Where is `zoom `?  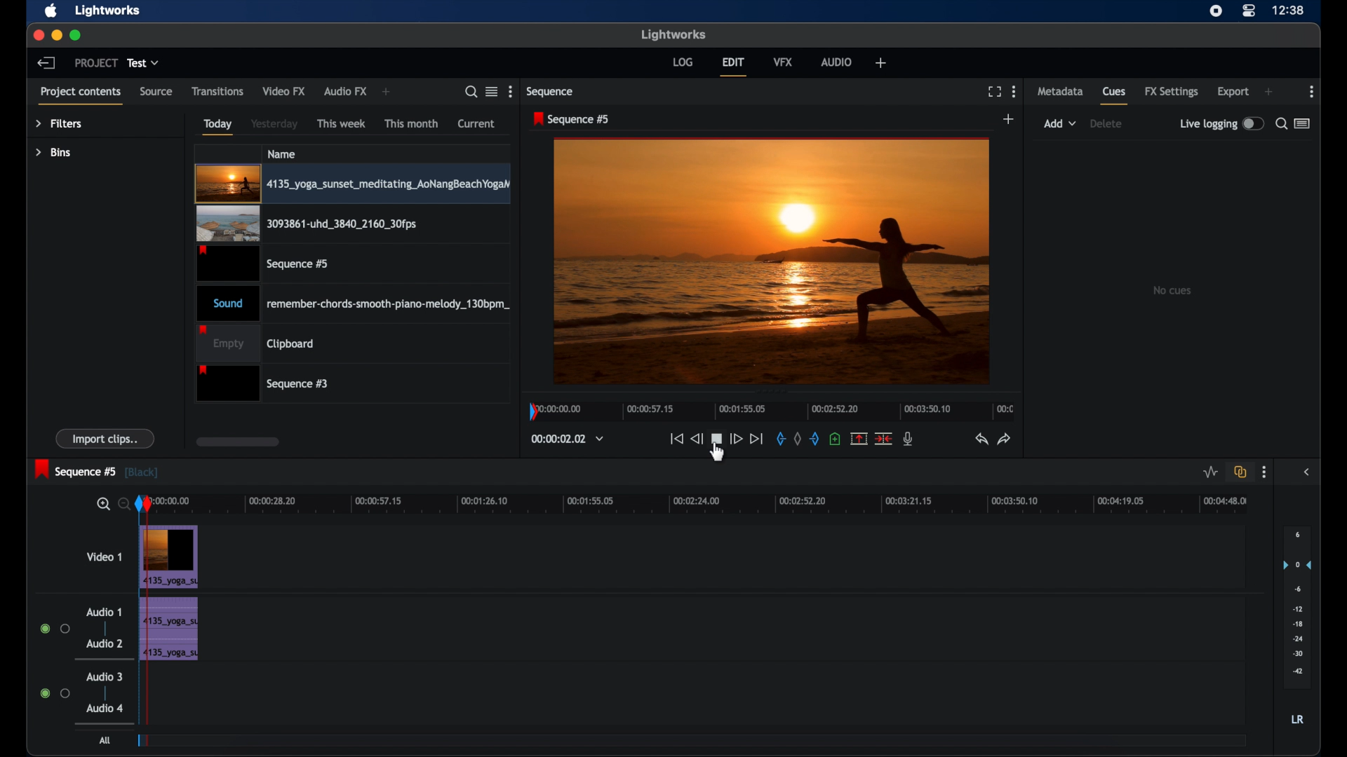
zoom  is located at coordinates (109, 503).